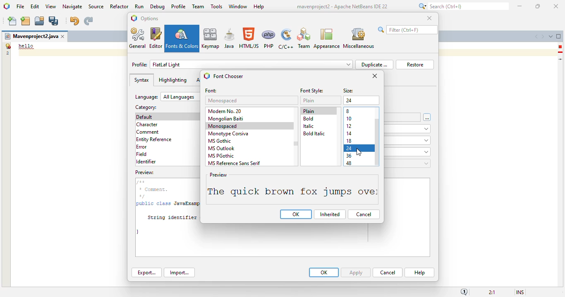 This screenshot has width=565, height=297. I want to click on Team, so click(304, 38).